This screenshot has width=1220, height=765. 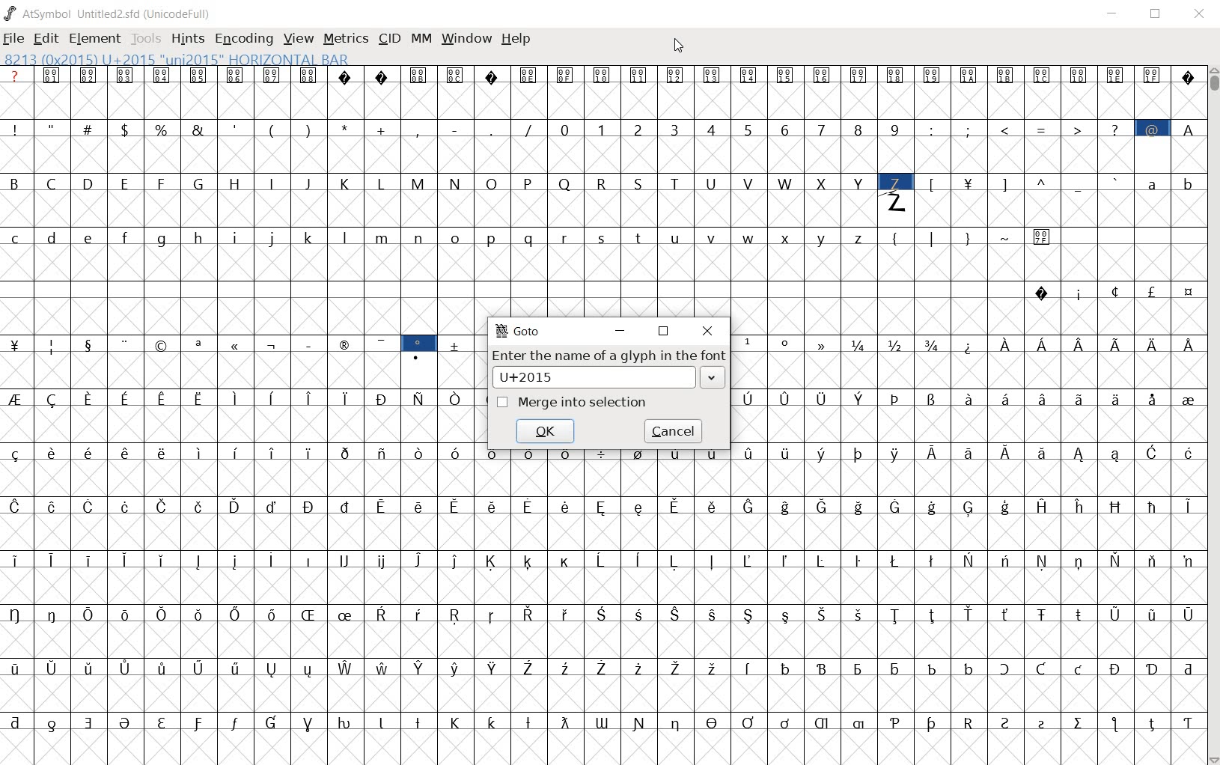 What do you see at coordinates (838, 189) in the screenshot?
I see `glyph characters` at bounding box center [838, 189].